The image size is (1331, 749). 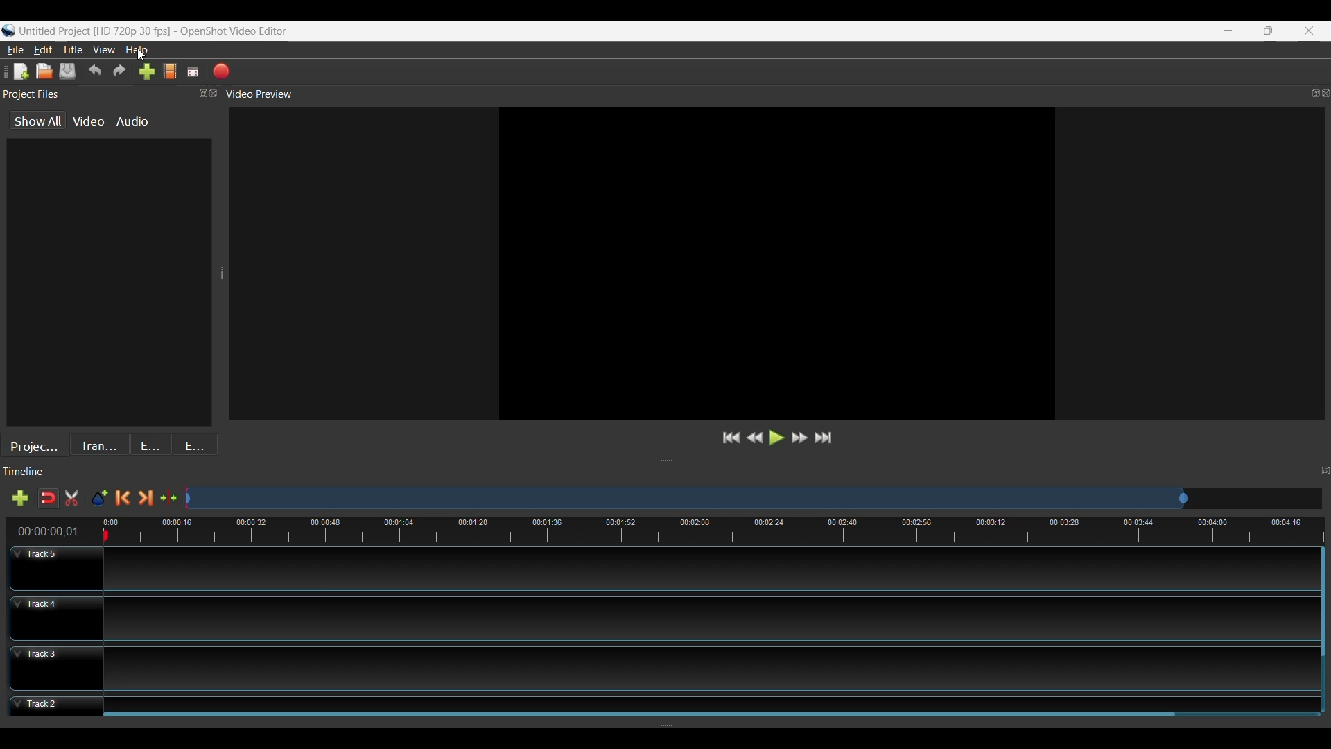 What do you see at coordinates (754, 498) in the screenshot?
I see `Zoom Slider` at bounding box center [754, 498].